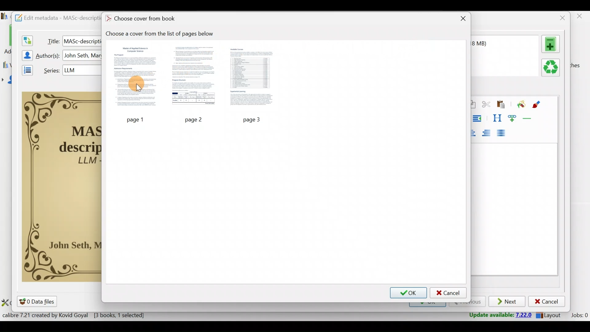 The height and width of the screenshot is (332, 590). What do you see at coordinates (133, 120) in the screenshot?
I see `` at bounding box center [133, 120].